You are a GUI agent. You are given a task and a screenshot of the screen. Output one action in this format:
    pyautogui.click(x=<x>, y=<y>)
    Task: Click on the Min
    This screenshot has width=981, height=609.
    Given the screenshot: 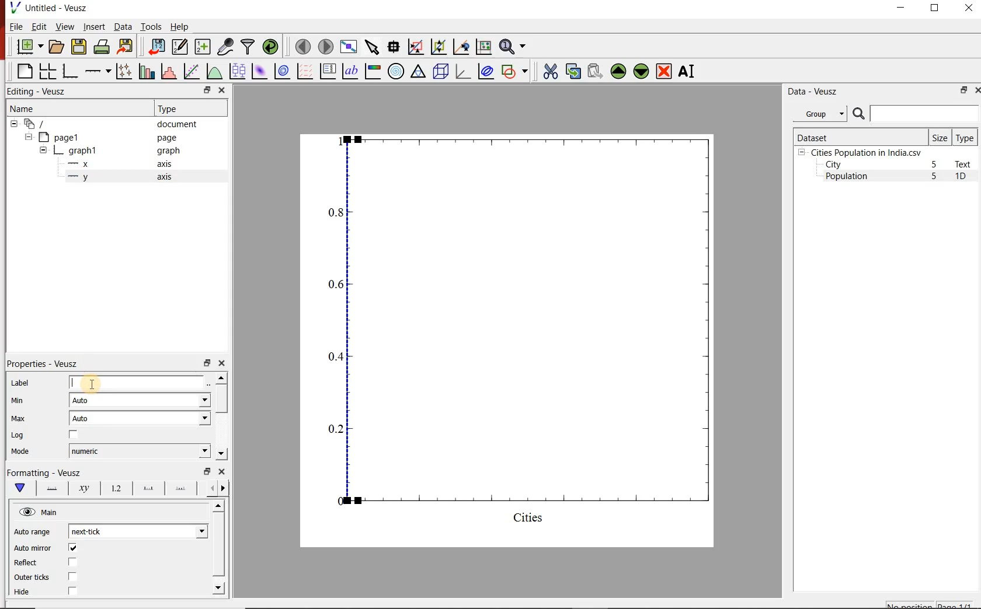 What is the action you would take?
    pyautogui.click(x=18, y=401)
    